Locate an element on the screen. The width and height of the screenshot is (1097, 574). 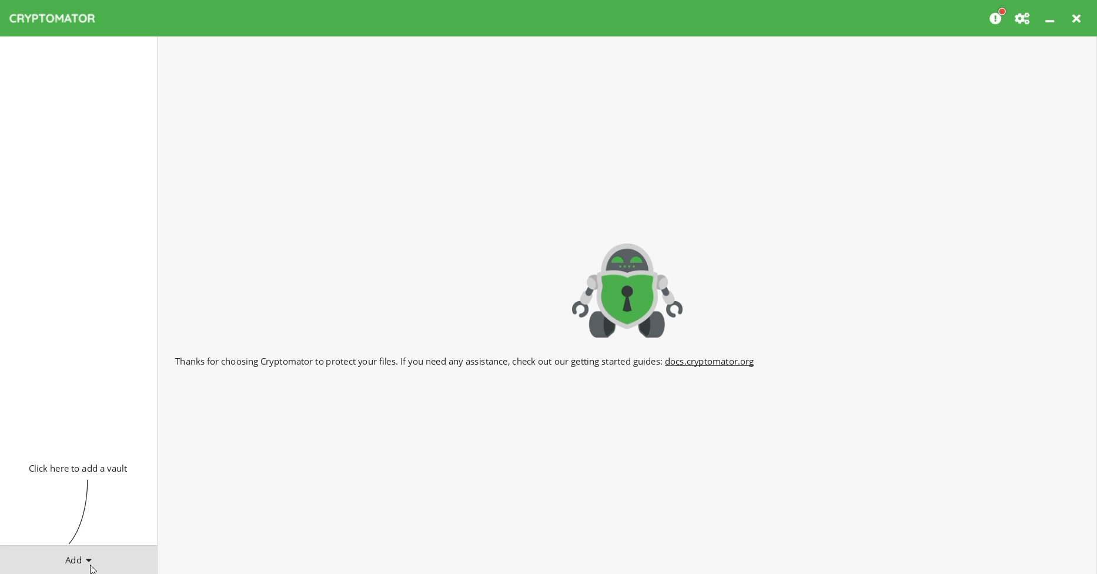
Thanks for choosing Cryptomator to protect your files. If you need assistance, check out our getting started guides. docs.cryptomator.org is located at coordinates (466, 360).